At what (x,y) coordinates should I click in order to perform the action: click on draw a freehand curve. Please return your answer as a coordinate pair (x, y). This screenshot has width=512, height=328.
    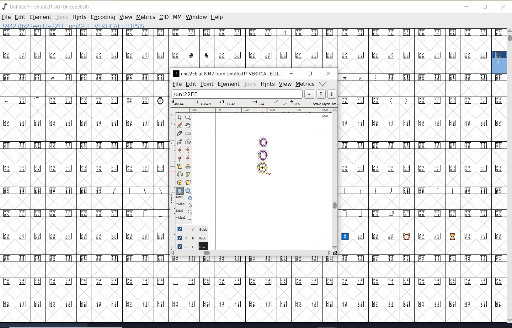
    Looking at the image, I should click on (180, 125).